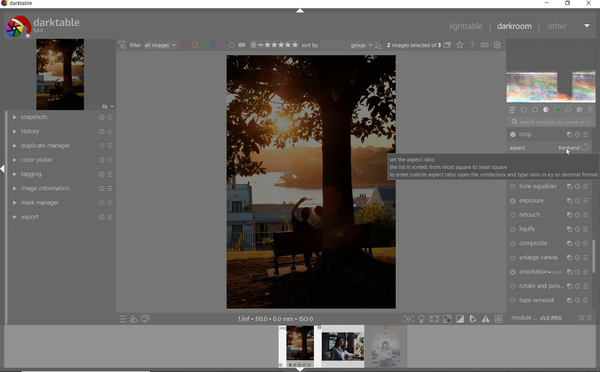  I want to click on enable for online help, so click(472, 45).